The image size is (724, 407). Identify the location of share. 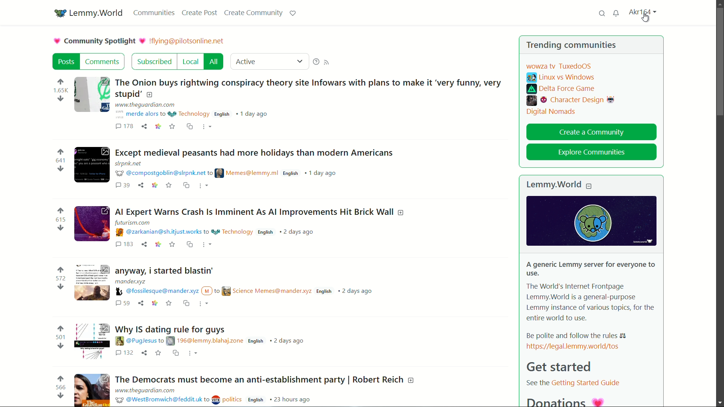
(140, 184).